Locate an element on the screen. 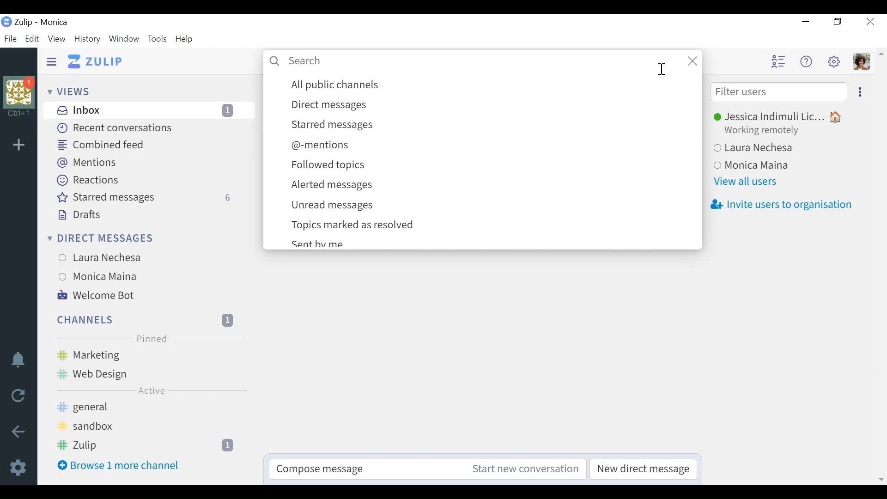  Personal menu is located at coordinates (863, 62).